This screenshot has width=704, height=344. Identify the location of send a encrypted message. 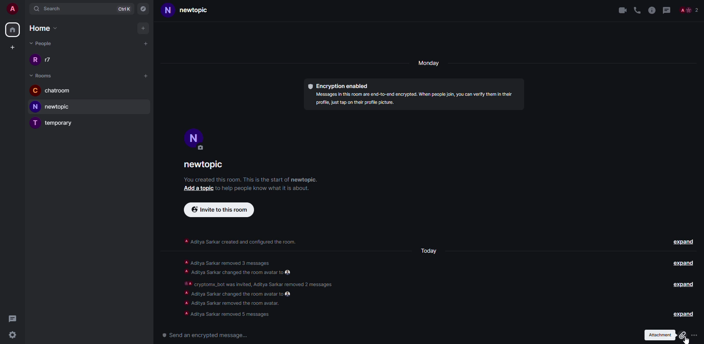
(207, 335).